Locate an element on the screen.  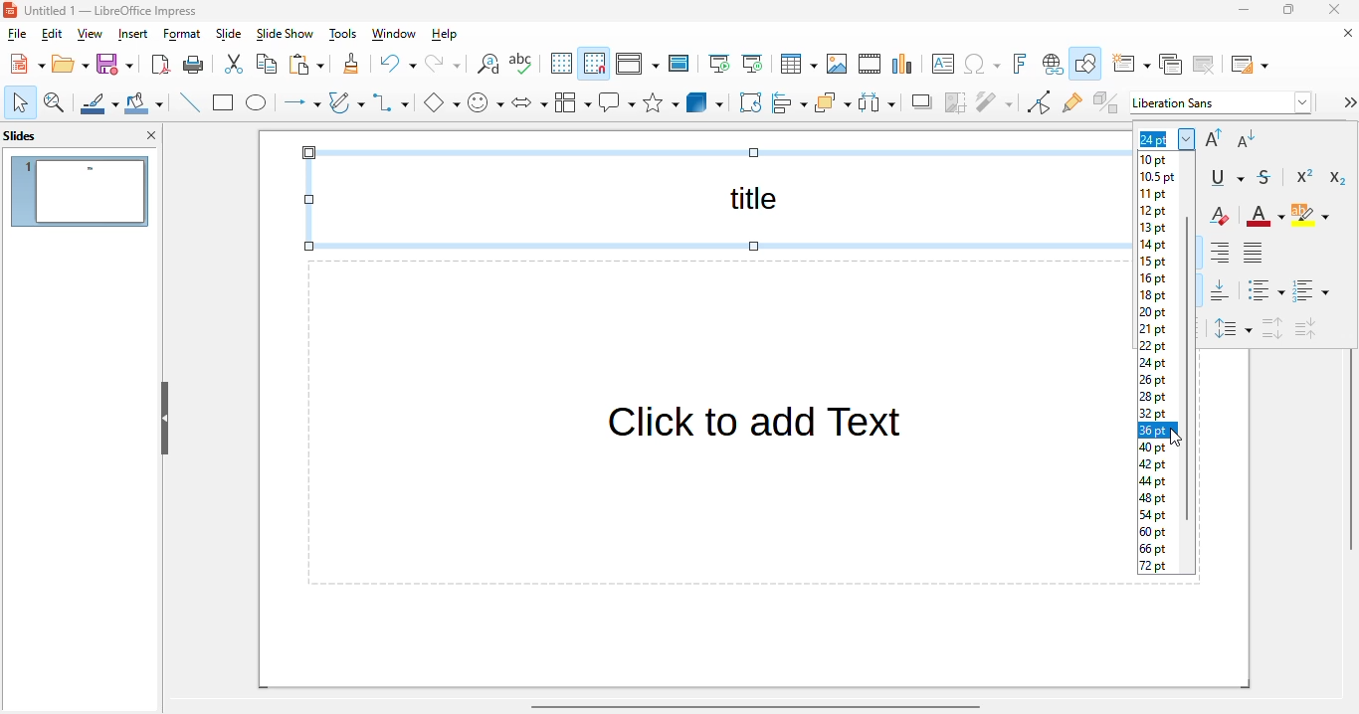
24 pt is located at coordinates (1153, 364).